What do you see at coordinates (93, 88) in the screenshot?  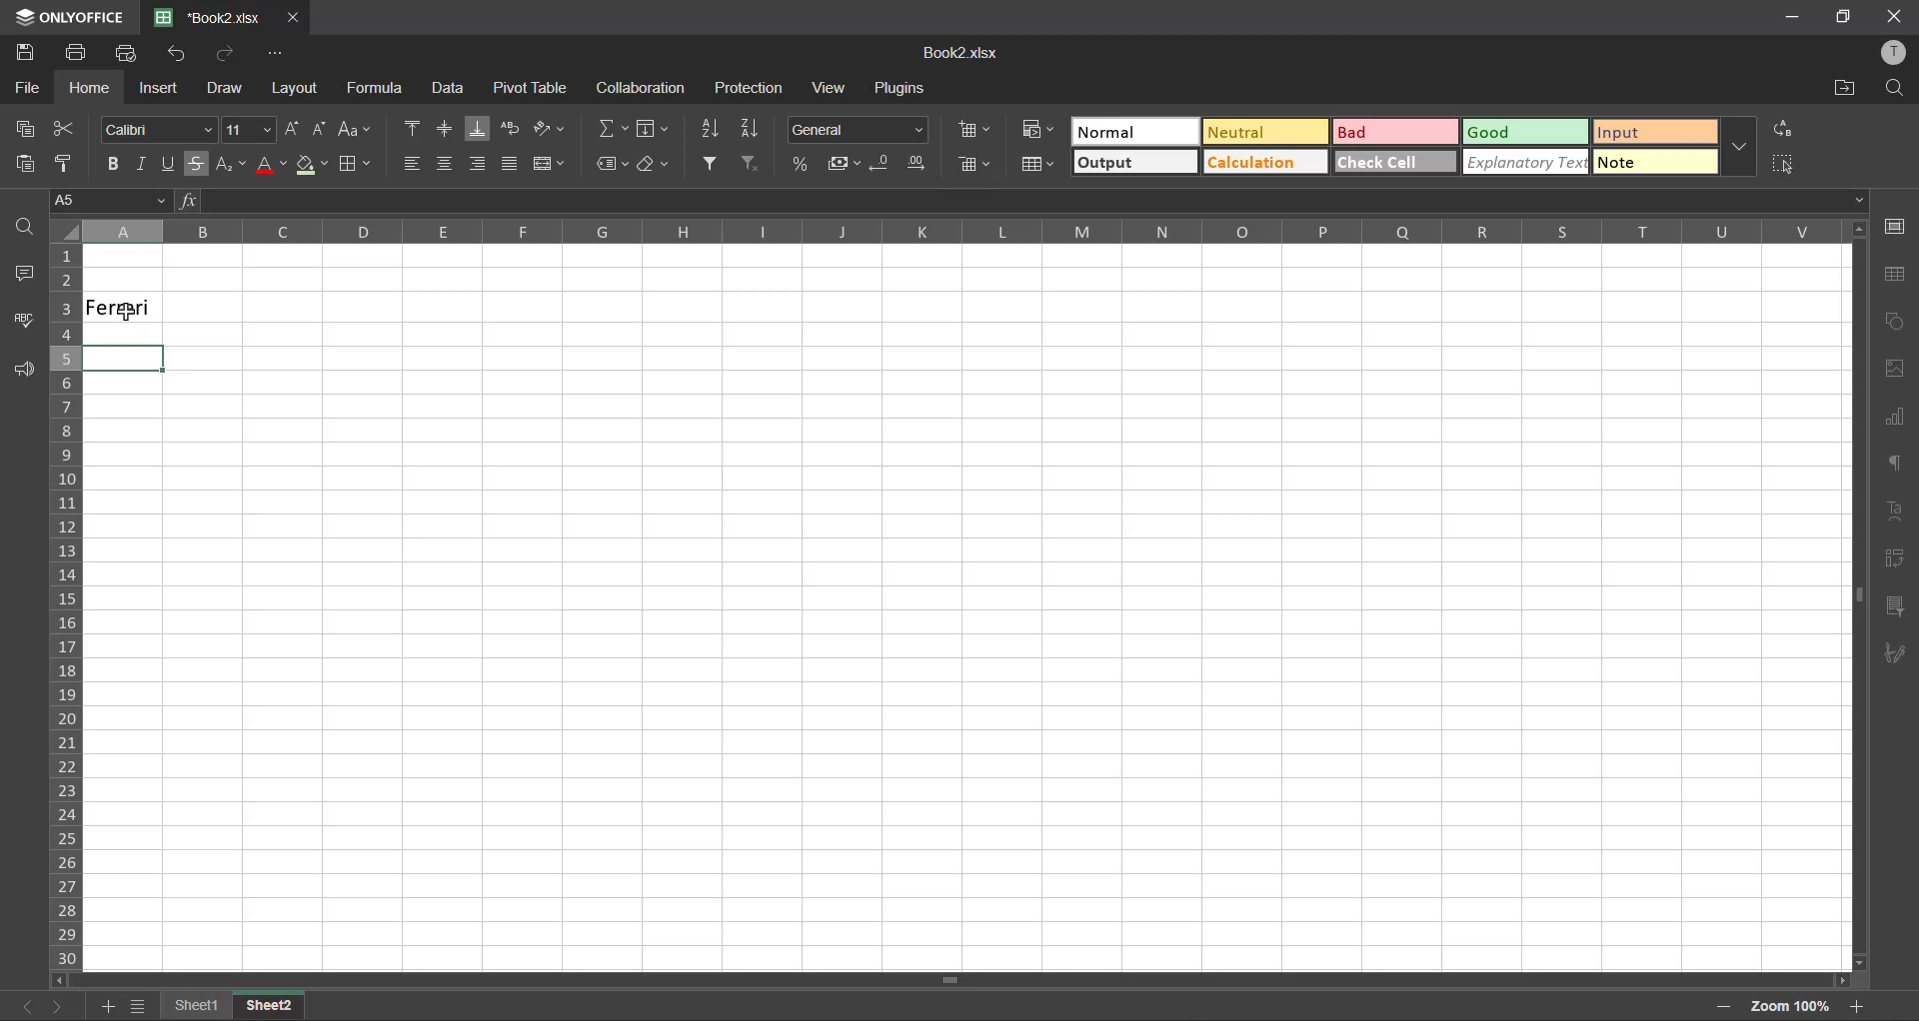 I see `home` at bounding box center [93, 88].